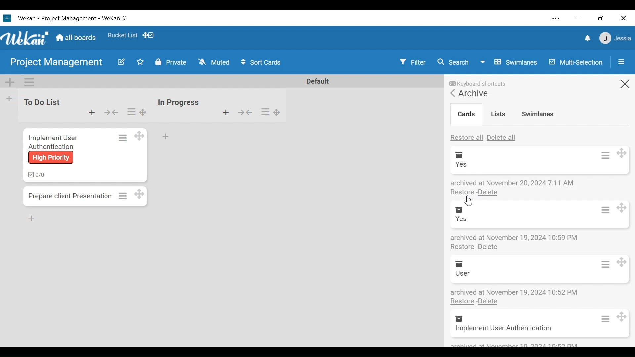  Describe the element at coordinates (38, 220) in the screenshot. I see `Add Card Bottom of the list` at that location.